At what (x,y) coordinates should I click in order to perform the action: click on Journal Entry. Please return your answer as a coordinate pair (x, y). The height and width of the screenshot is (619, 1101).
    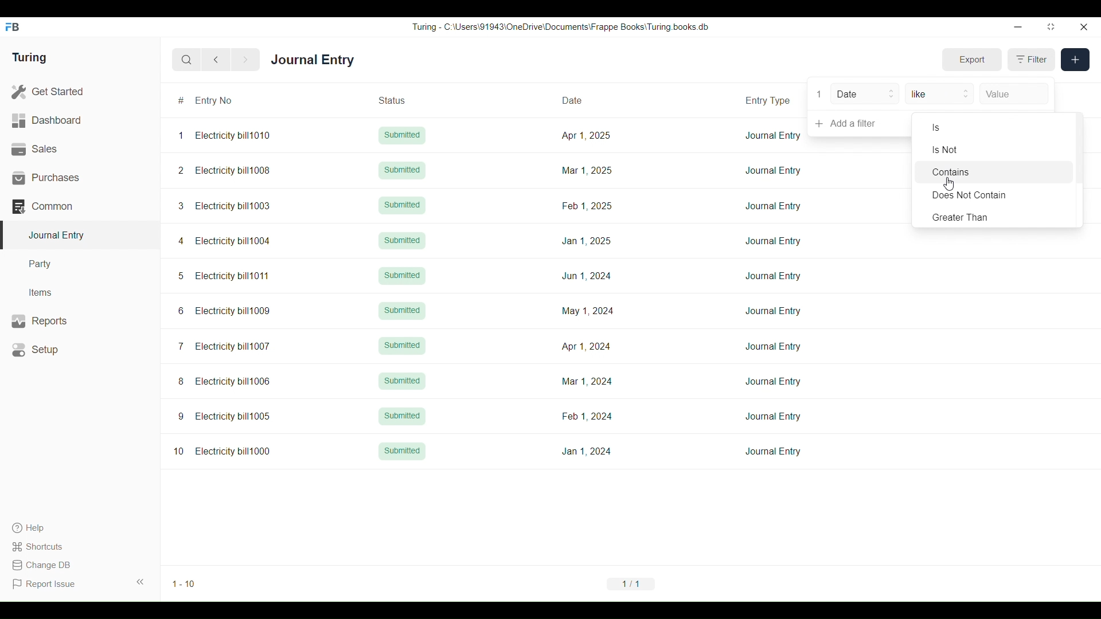
    Looking at the image, I should click on (313, 59).